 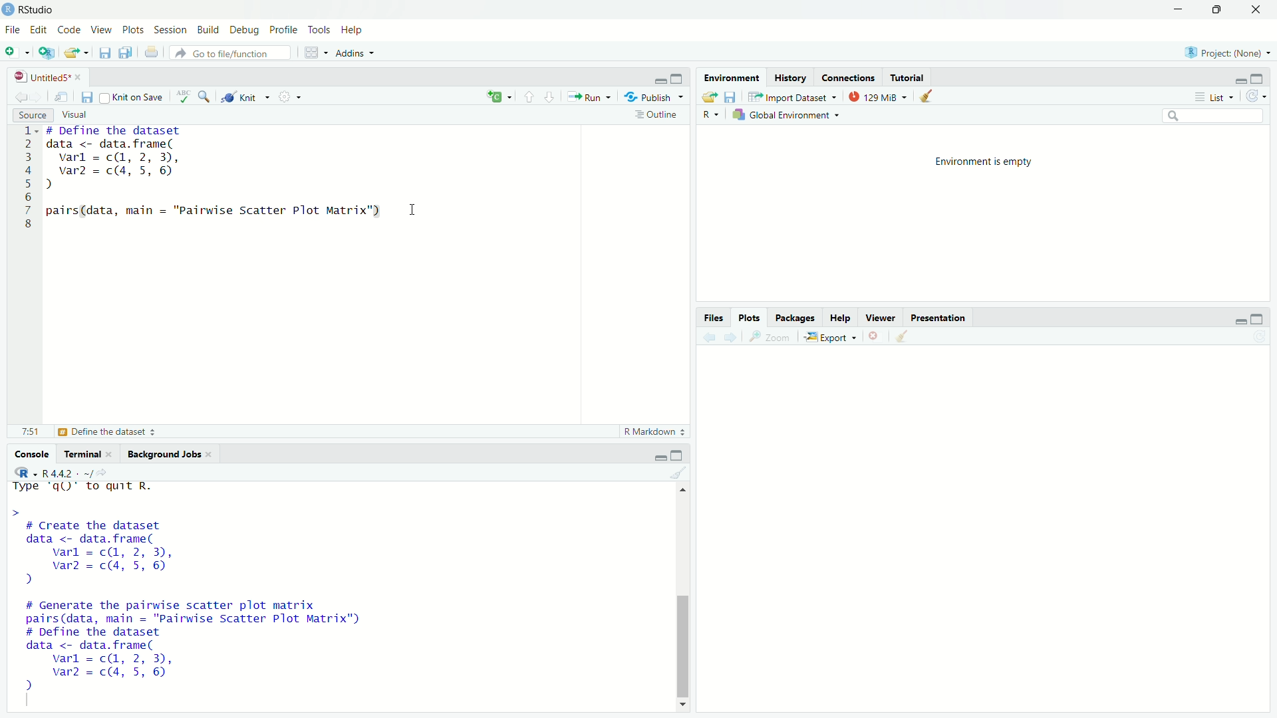 I want to click on 8:1, so click(x=31, y=431).